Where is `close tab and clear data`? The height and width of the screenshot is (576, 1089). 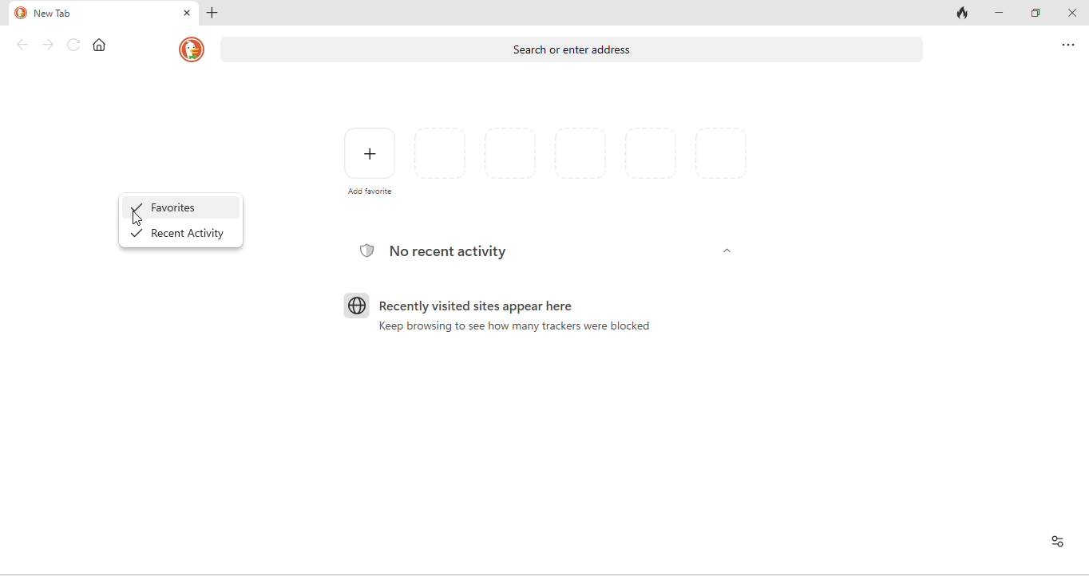 close tab and clear data is located at coordinates (963, 14).